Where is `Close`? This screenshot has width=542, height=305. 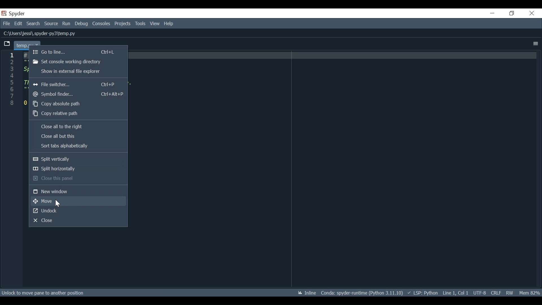 Close is located at coordinates (78, 221).